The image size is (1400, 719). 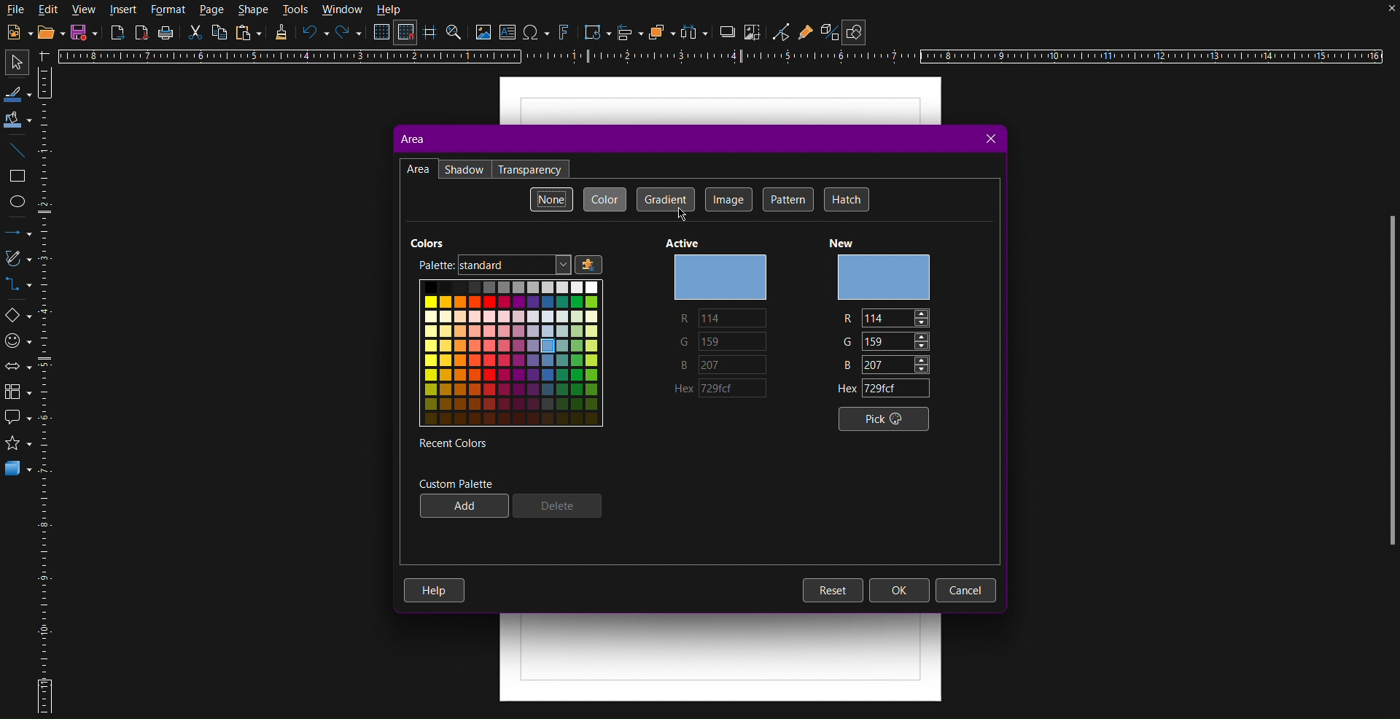 What do you see at coordinates (512, 352) in the screenshot?
I see `Colors` at bounding box center [512, 352].